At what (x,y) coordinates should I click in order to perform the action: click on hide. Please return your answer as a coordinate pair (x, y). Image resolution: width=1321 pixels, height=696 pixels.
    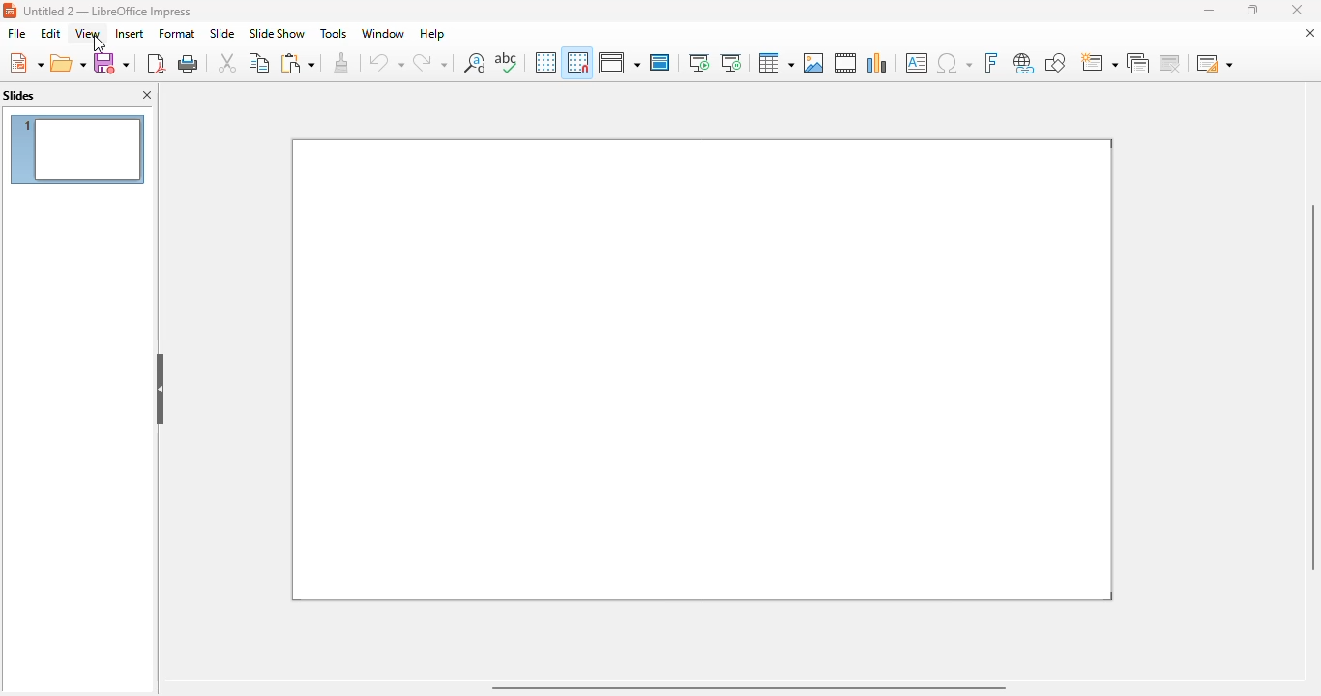
    Looking at the image, I should click on (161, 389).